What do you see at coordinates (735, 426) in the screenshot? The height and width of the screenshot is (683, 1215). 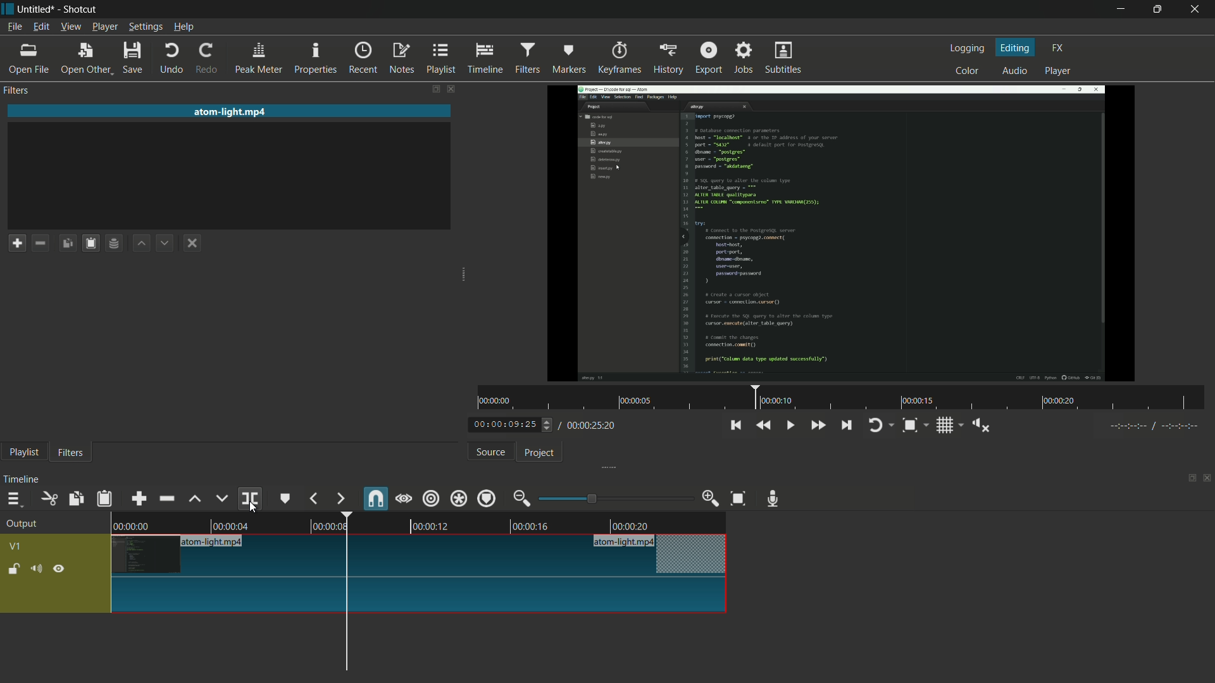 I see `skip to the previous point` at bounding box center [735, 426].